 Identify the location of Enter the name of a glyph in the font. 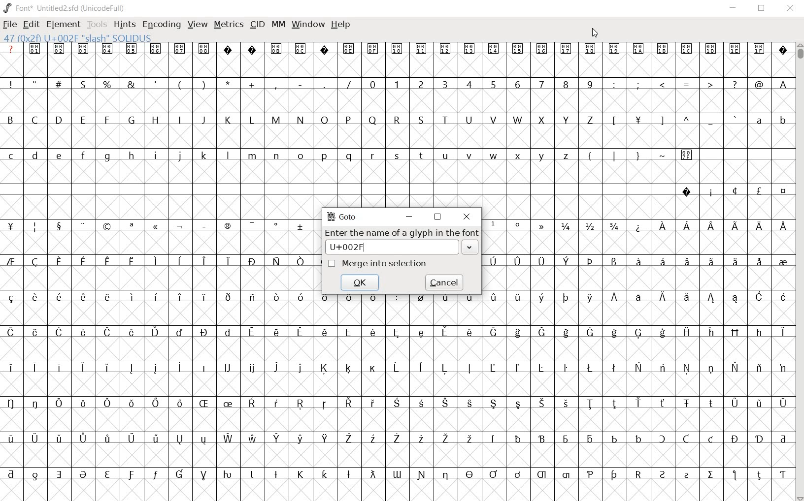
(402, 234).